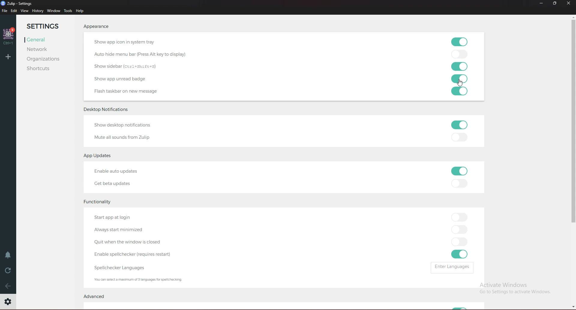 The height and width of the screenshot is (310, 576). Describe the element at coordinates (95, 27) in the screenshot. I see `Appearance` at that location.